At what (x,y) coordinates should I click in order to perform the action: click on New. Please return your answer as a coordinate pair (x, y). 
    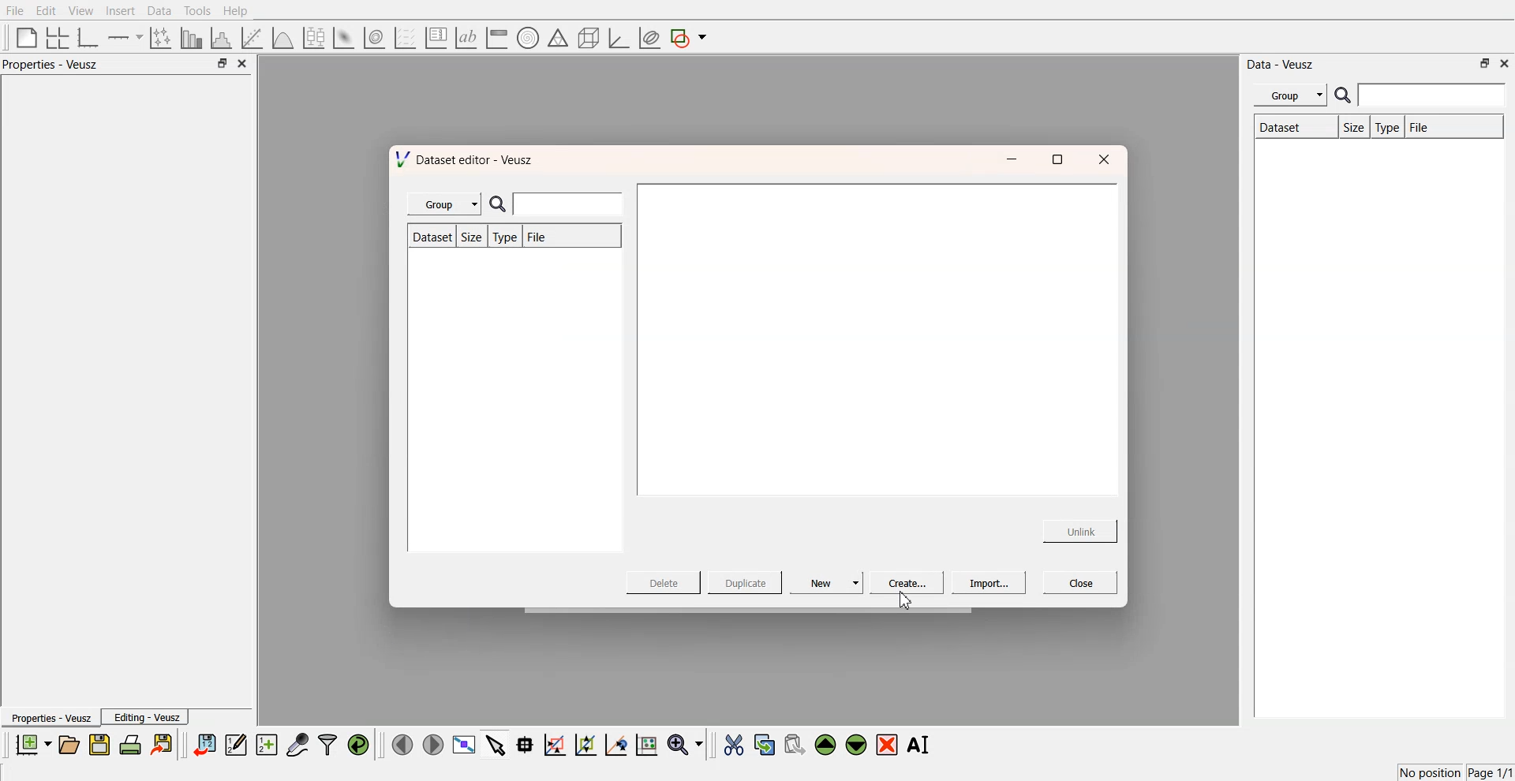
    Looking at the image, I should click on (829, 582).